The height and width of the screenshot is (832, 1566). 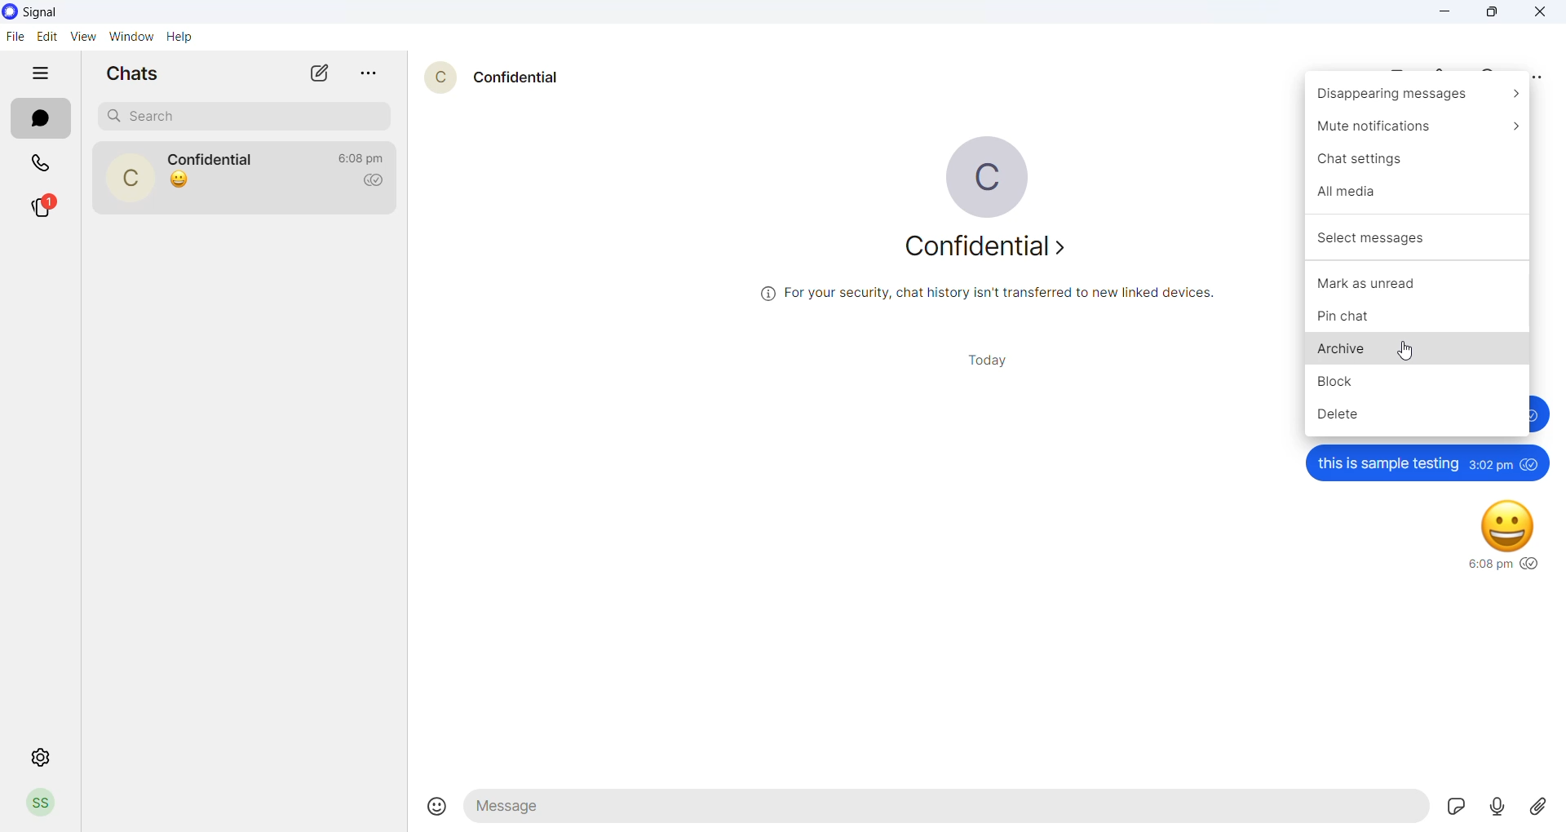 What do you see at coordinates (363, 157) in the screenshot?
I see `last message time` at bounding box center [363, 157].